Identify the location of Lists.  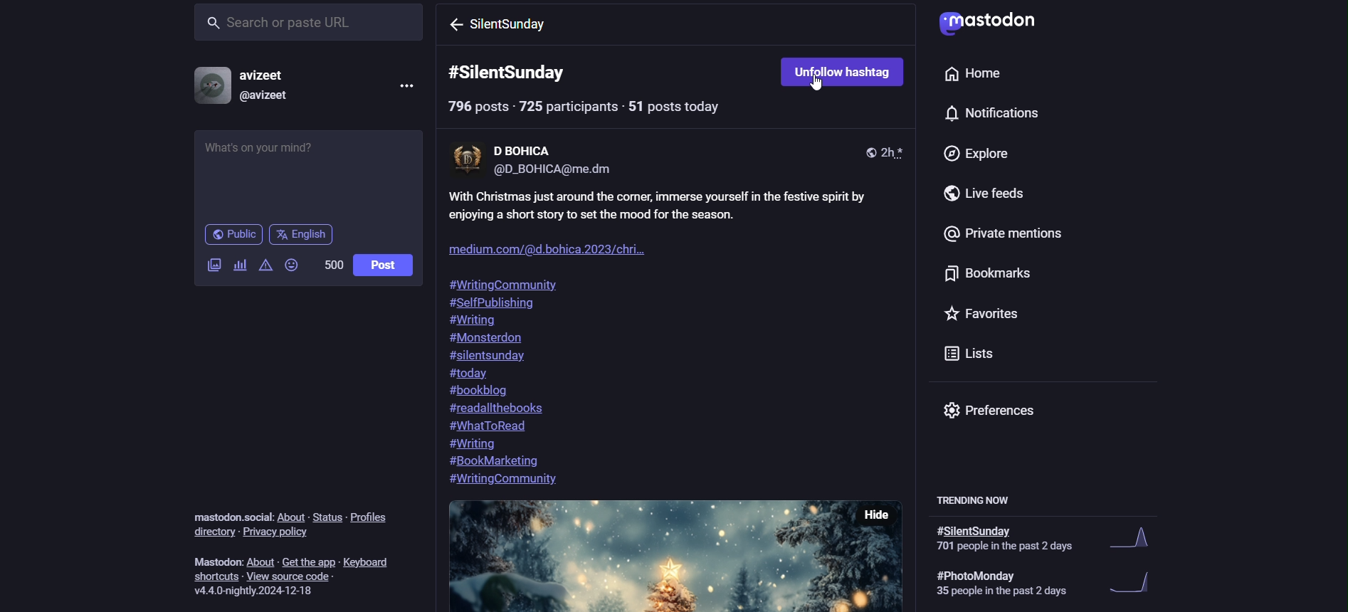
(969, 352).